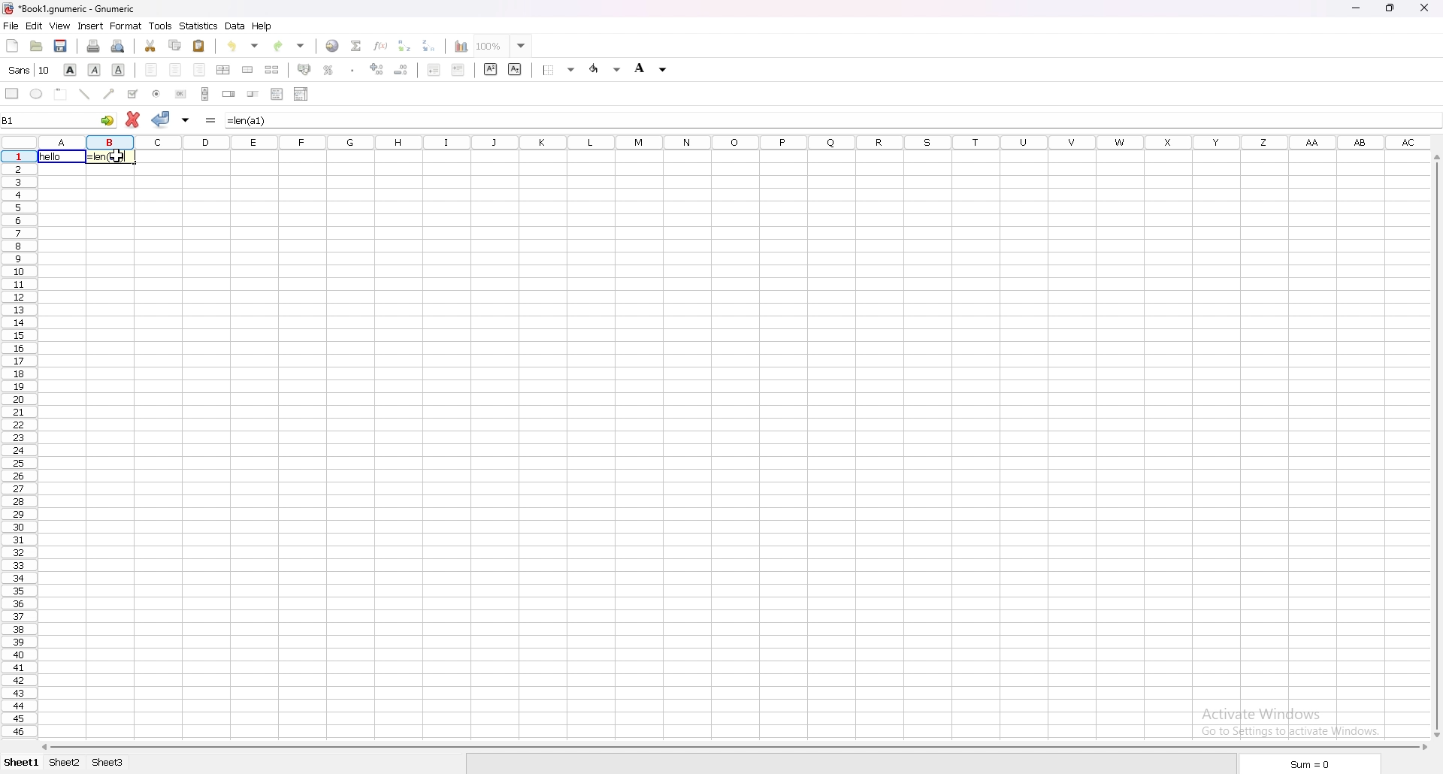  I want to click on decrease decimal number, so click(401, 69).